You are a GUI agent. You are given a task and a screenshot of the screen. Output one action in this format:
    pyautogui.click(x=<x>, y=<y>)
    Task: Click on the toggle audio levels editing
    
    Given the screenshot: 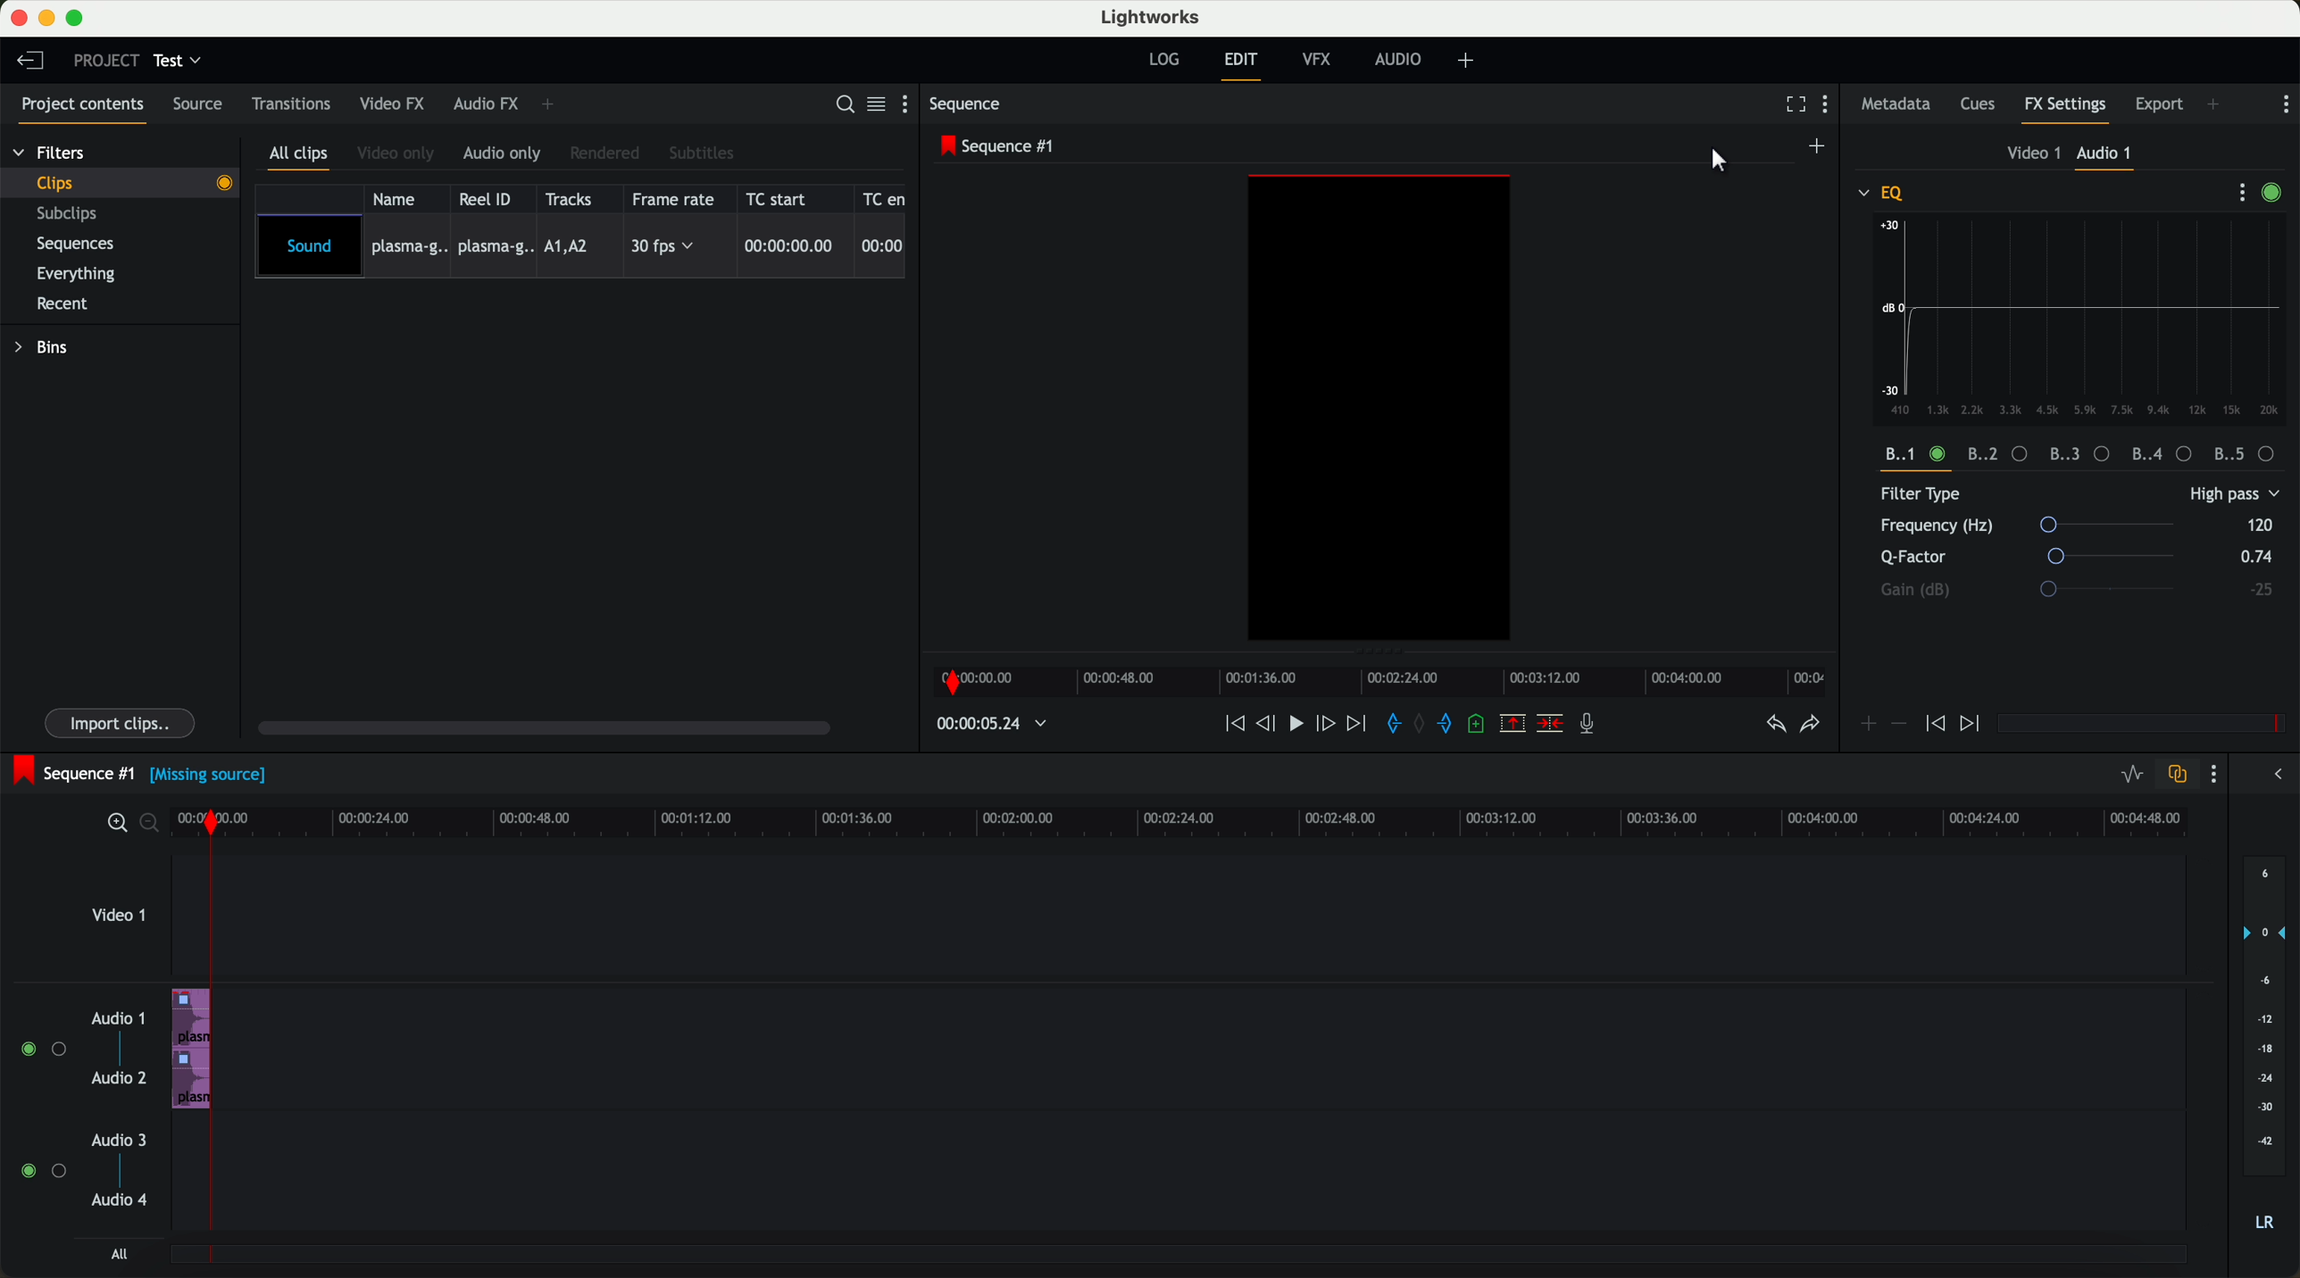 What is the action you would take?
    pyautogui.click(x=2131, y=775)
    